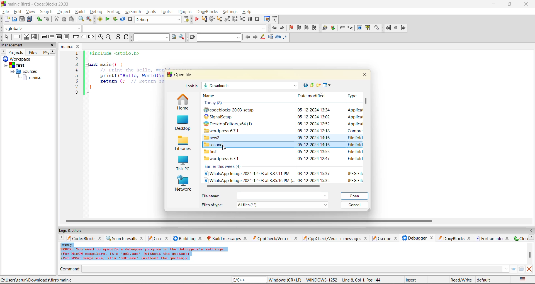  Describe the element at coordinates (81, 19) in the screenshot. I see `find` at that location.